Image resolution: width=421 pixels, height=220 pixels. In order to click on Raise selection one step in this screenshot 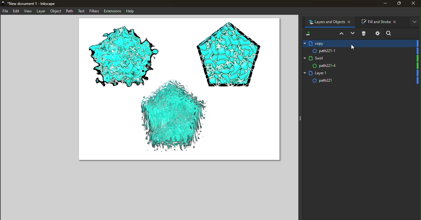, I will do `click(341, 34)`.